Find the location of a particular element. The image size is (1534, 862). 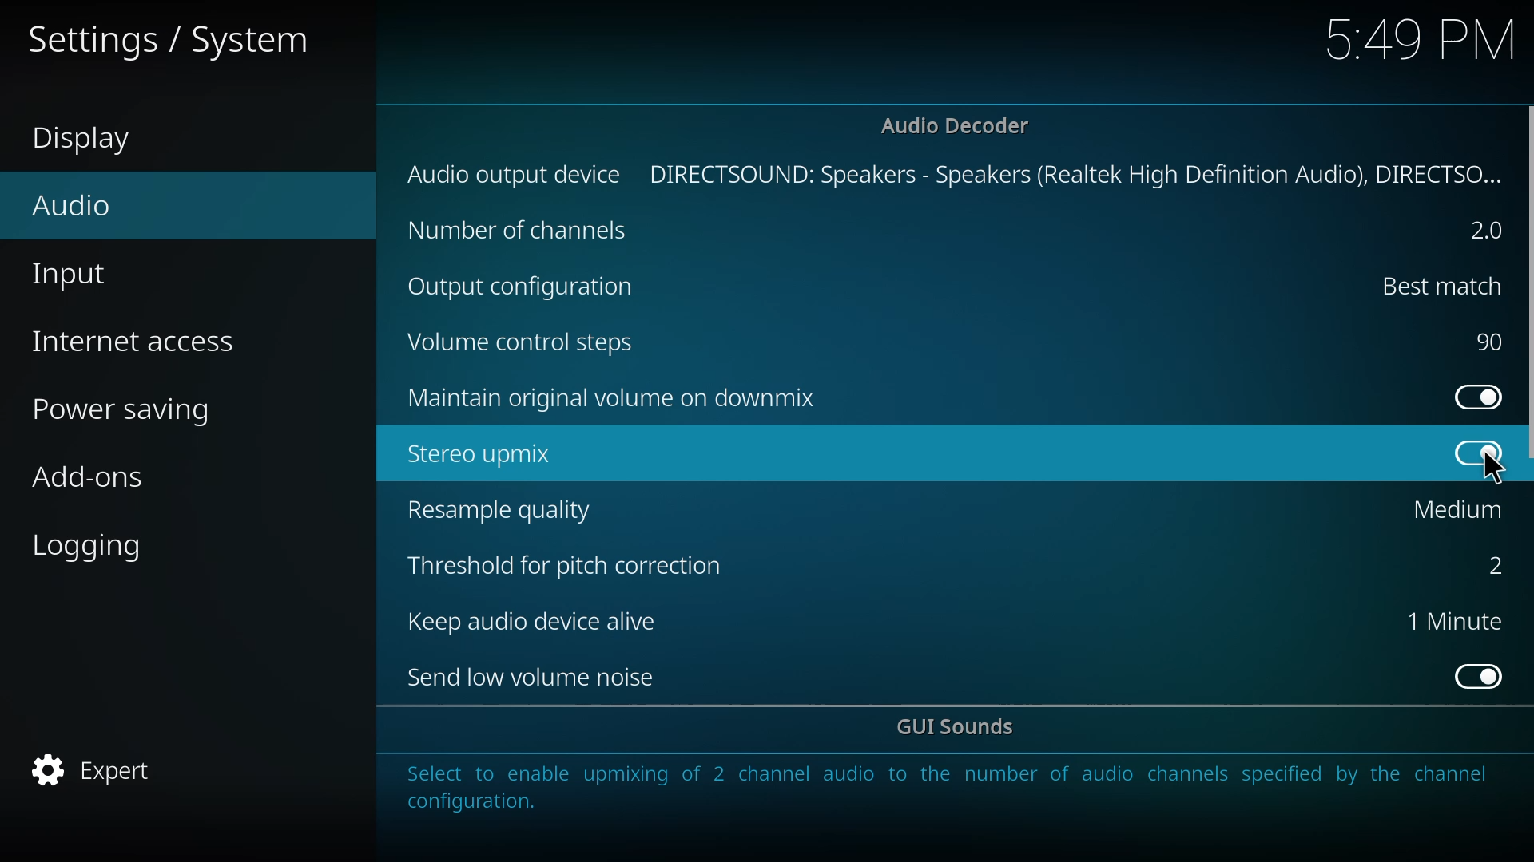

settings system is located at coordinates (180, 37).